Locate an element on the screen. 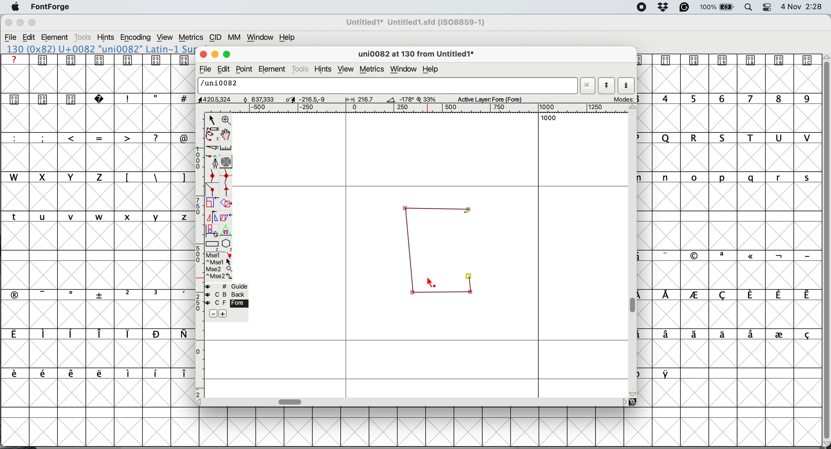 Image resolution: width=831 pixels, height=449 pixels. symbol is located at coordinates (727, 60).